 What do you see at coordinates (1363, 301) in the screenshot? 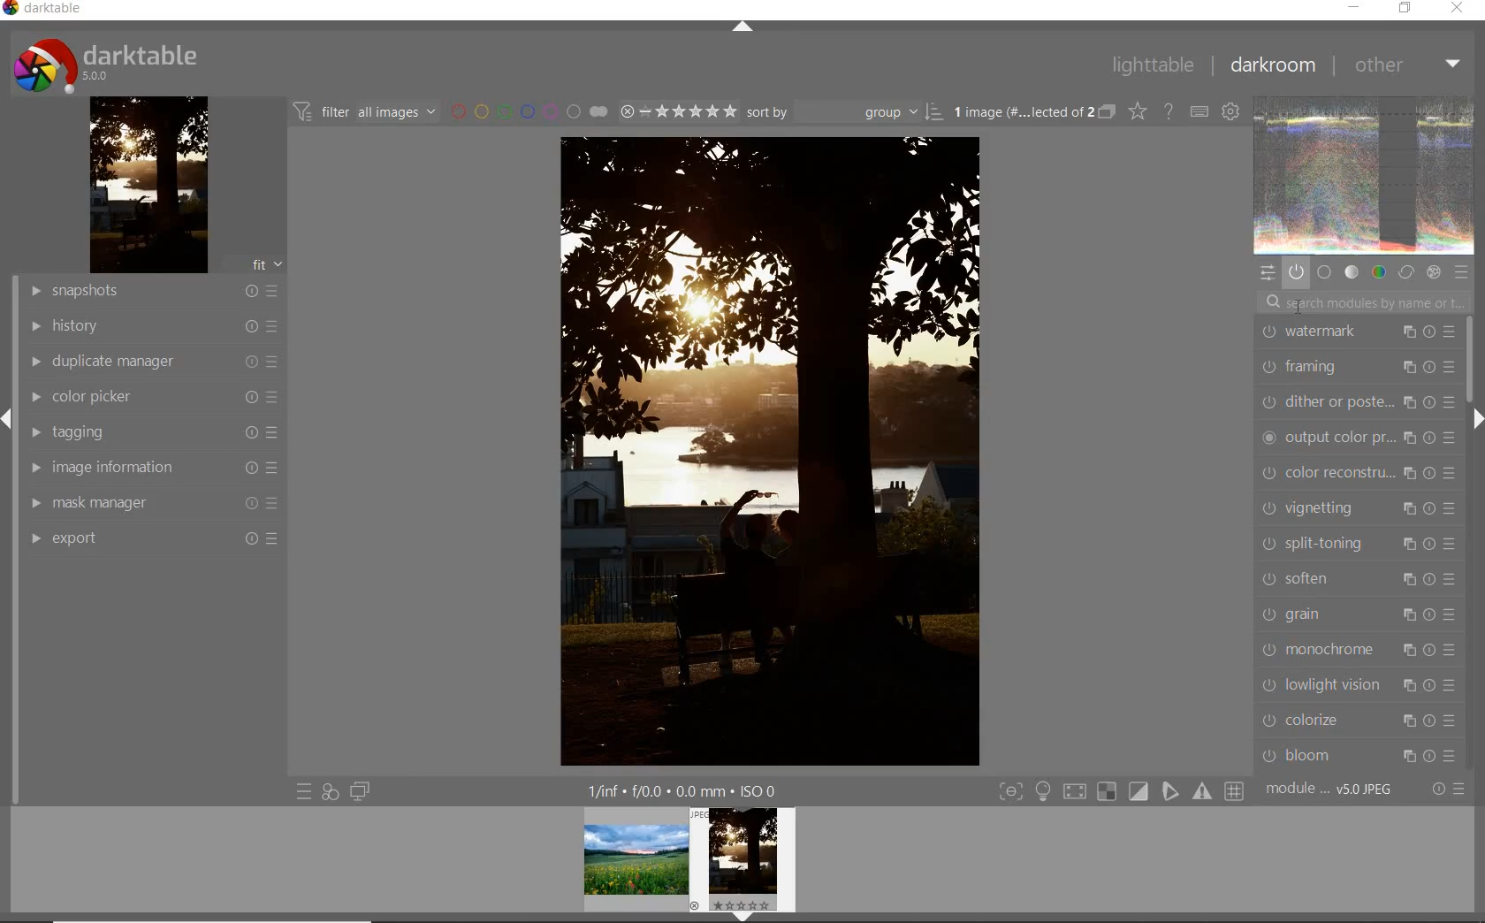
I see `search modules` at bounding box center [1363, 301].